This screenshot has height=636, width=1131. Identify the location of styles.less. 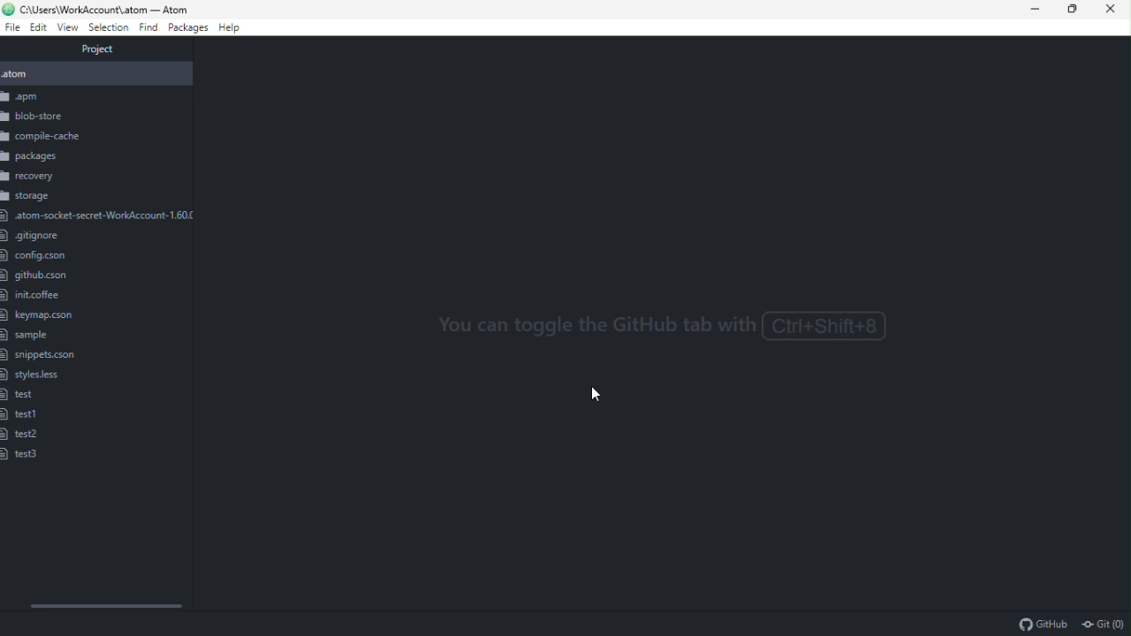
(33, 375).